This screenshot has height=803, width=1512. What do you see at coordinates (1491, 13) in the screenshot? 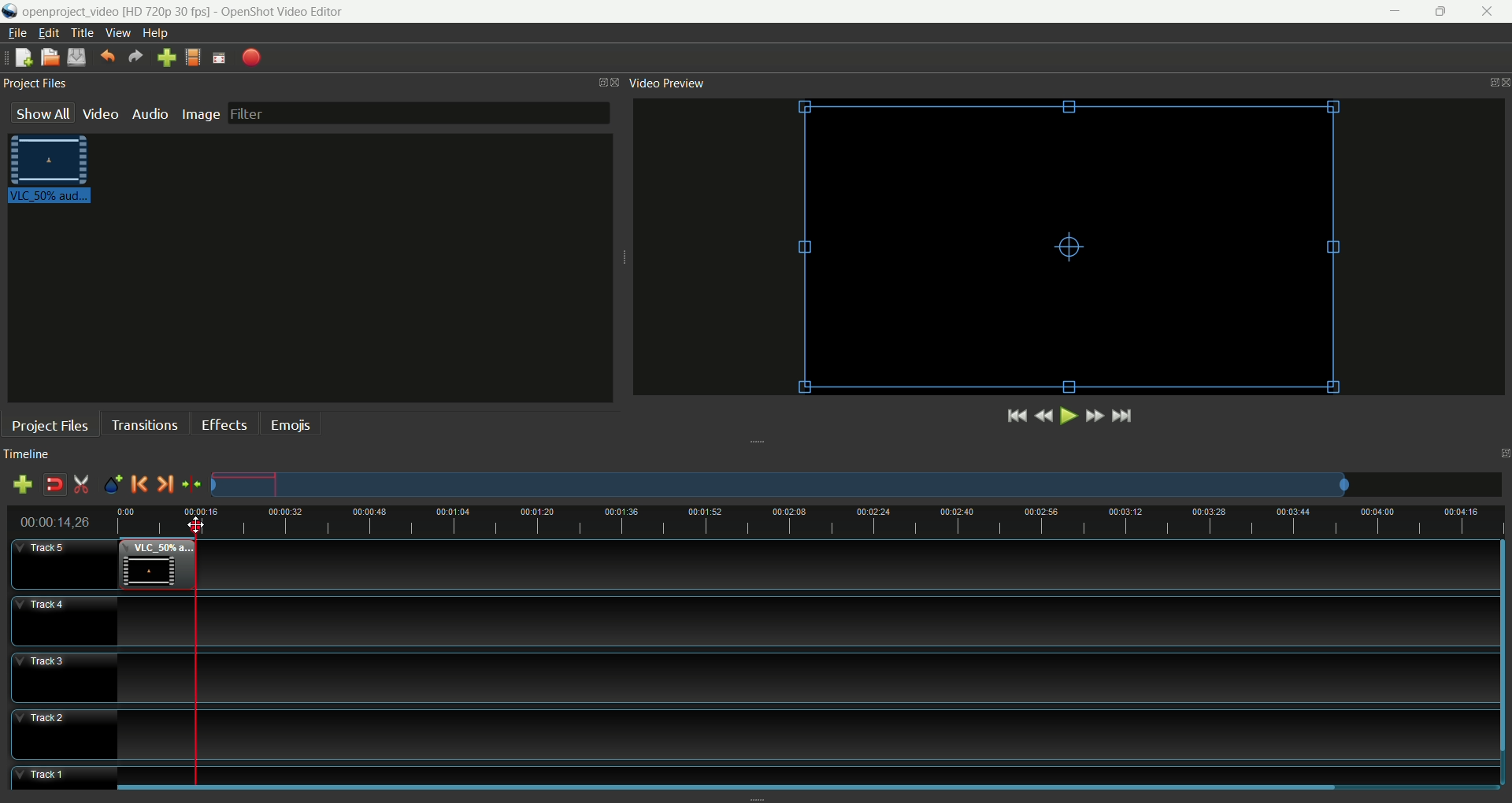
I see `close` at bounding box center [1491, 13].